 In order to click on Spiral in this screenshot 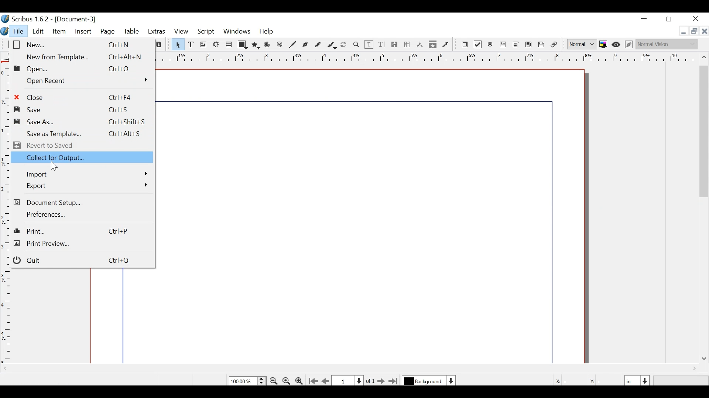, I will do `click(280, 45)`.